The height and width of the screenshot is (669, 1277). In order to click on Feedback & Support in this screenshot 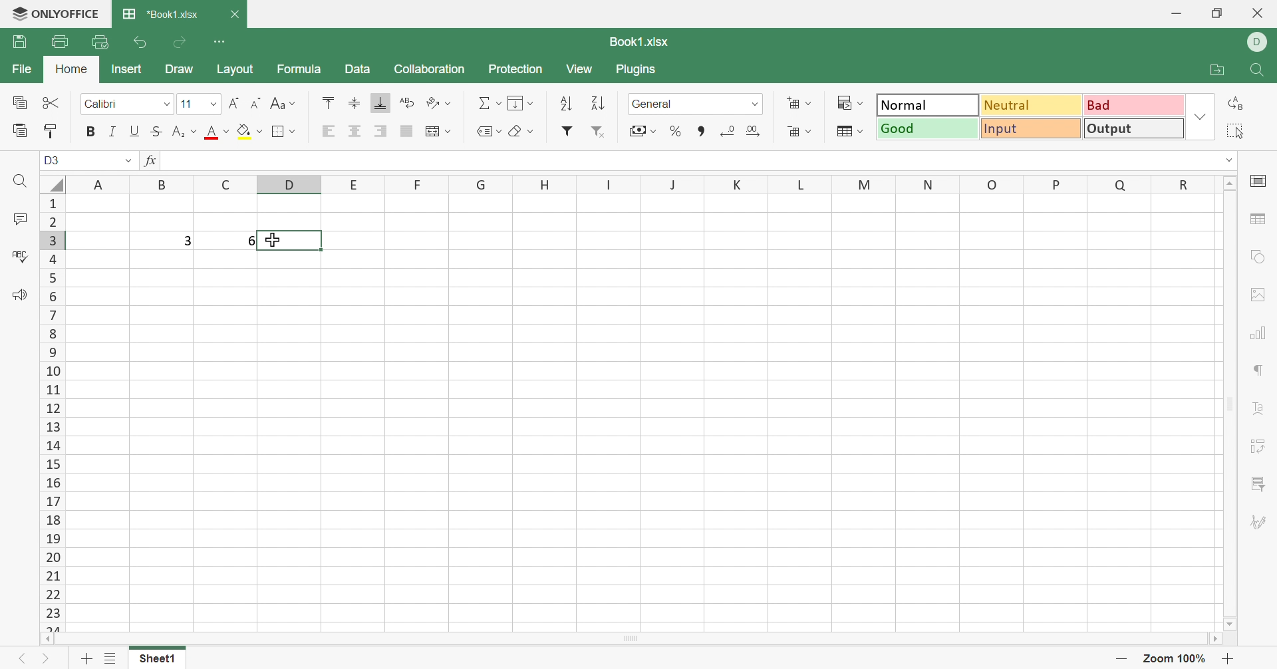, I will do `click(20, 294)`.